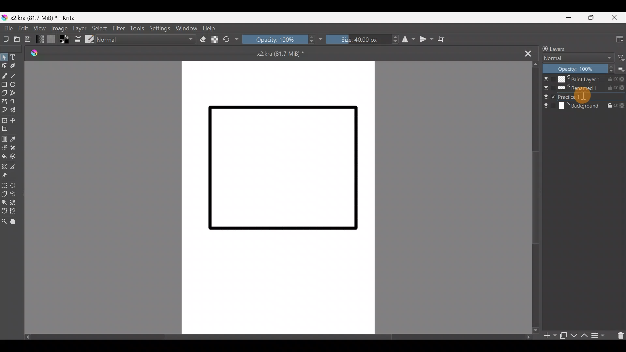  Describe the element at coordinates (4, 193) in the screenshot. I see `Polygonal selection tool` at that location.